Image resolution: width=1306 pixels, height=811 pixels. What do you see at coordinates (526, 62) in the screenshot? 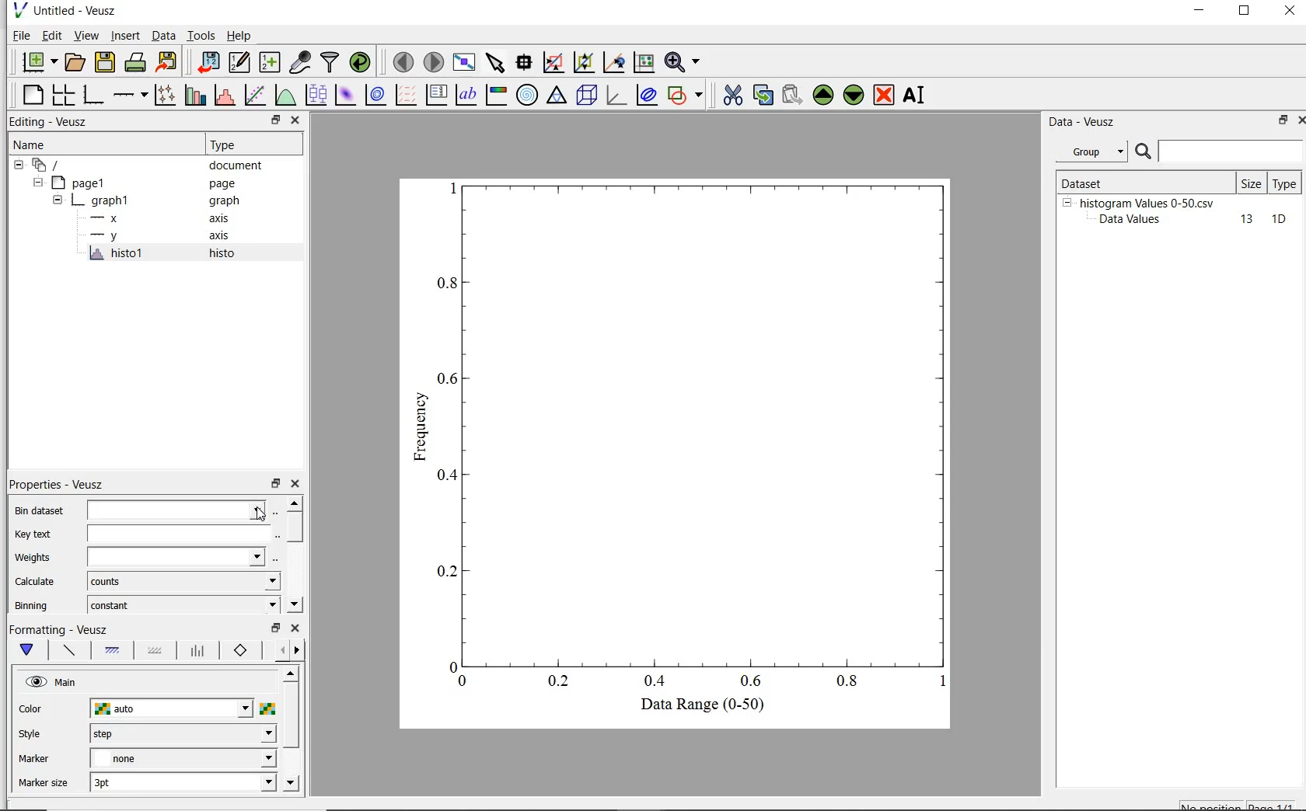
I see `read data points on the graph` at bounding box center [526, 62].